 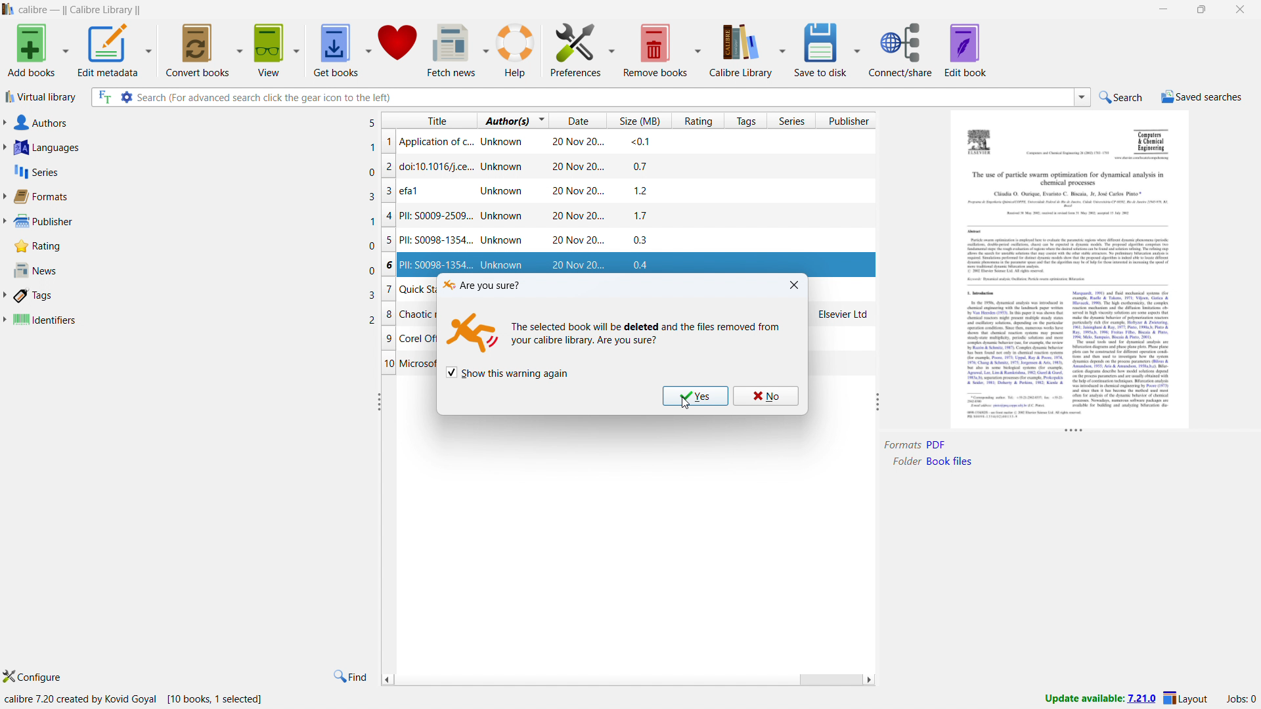 What do you see at coordinates (8, 9) in the screenshot?
I see `logo` at bounding box center [8, 9].